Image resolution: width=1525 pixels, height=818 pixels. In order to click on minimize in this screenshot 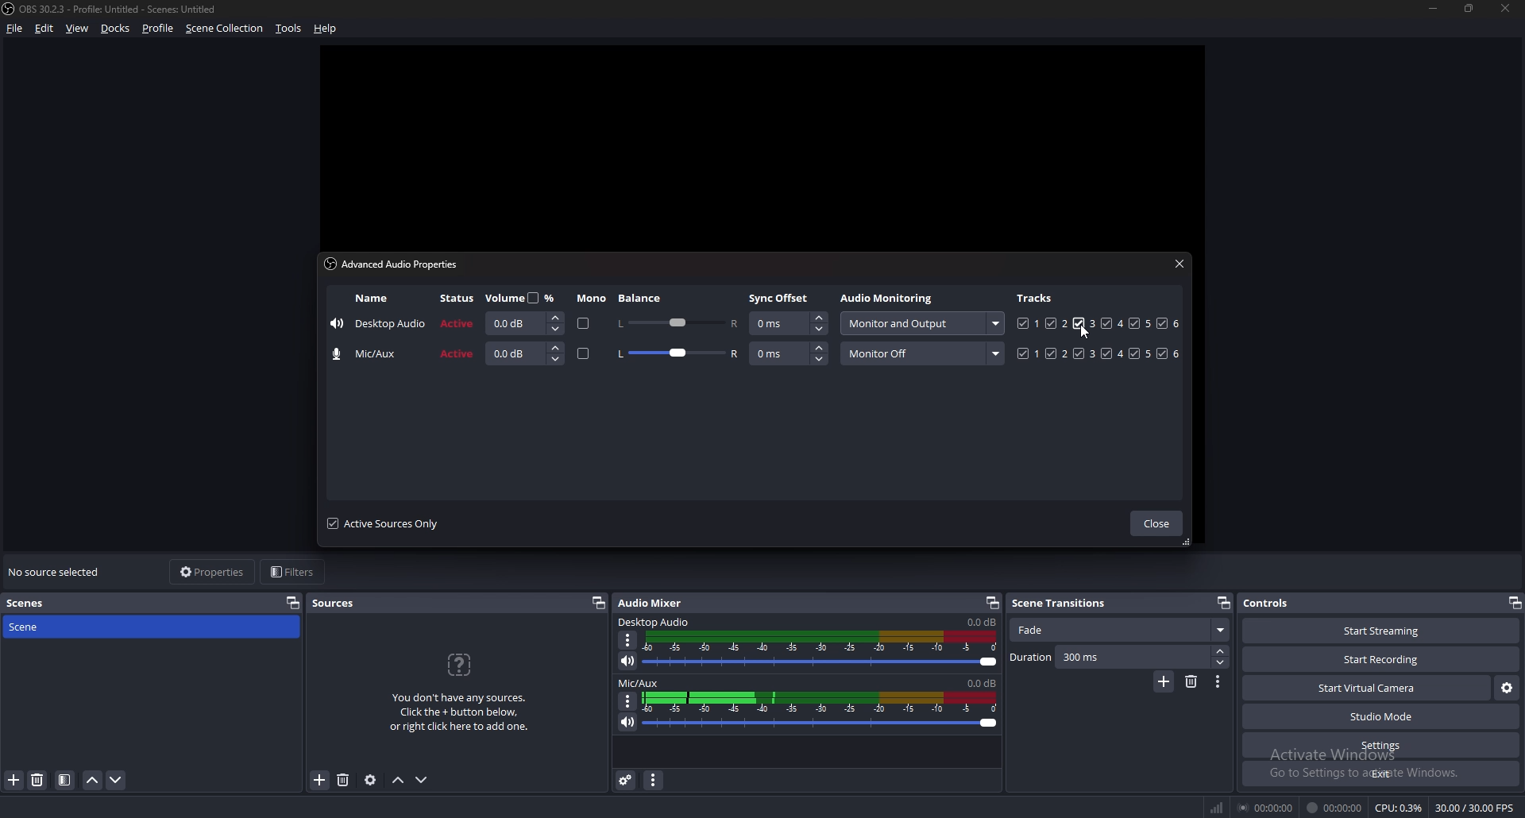, I will do `click(1433, 9)`.